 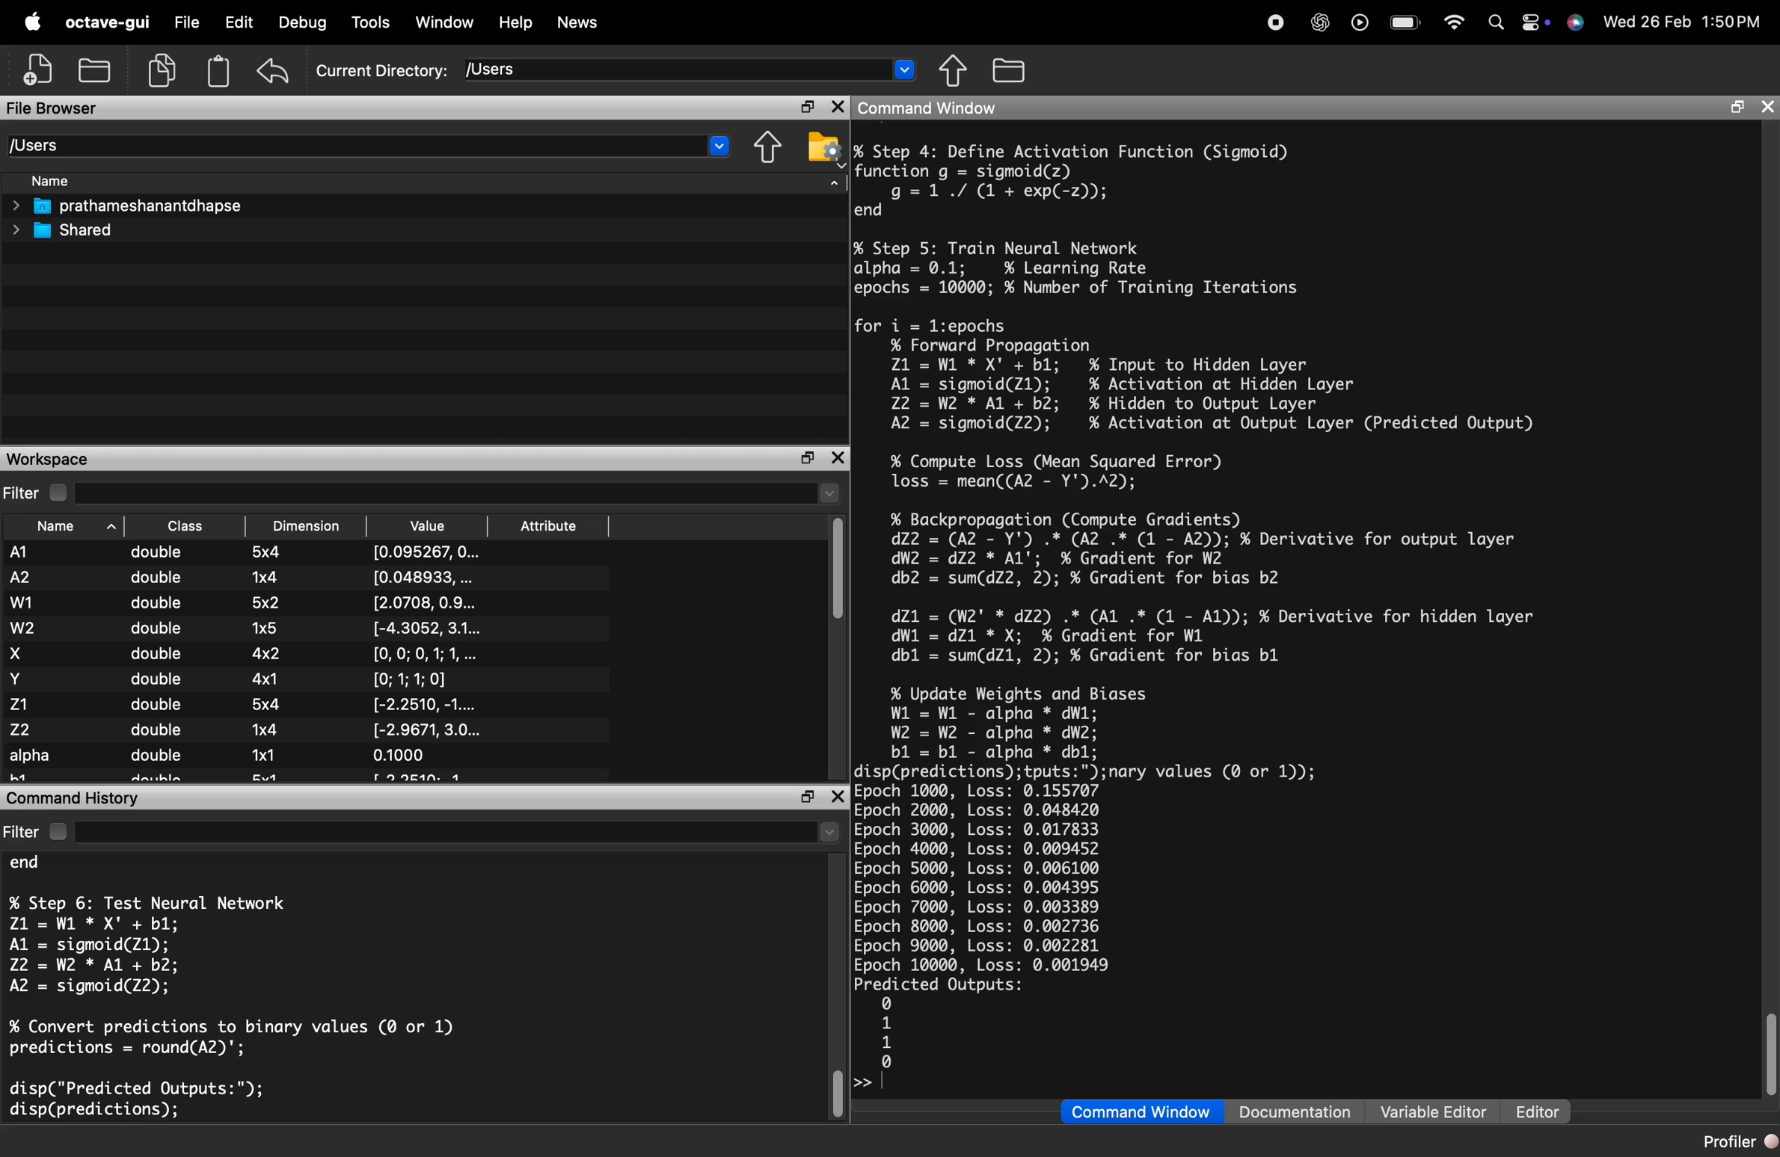 I want to click on New script, so click(x=40, y=70).